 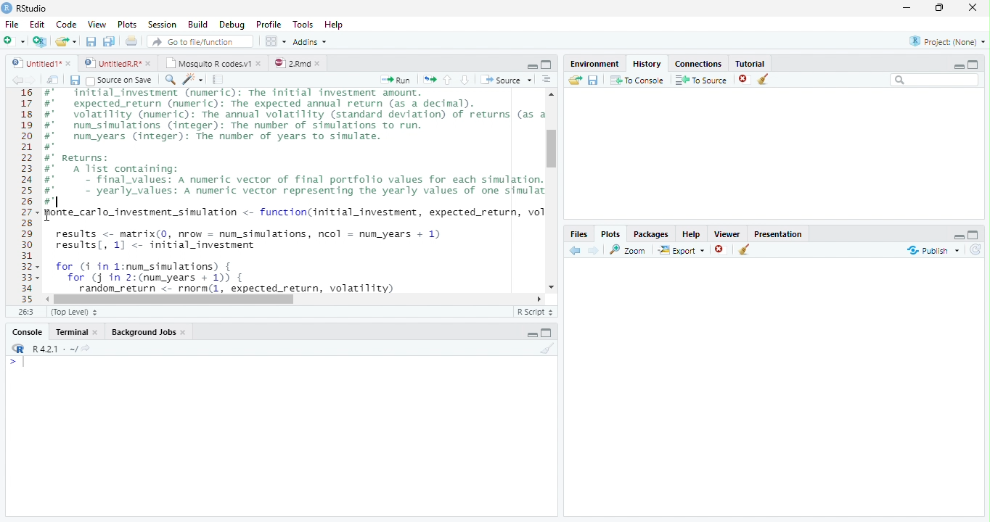 What do you see at coordinates (531, 334) in the screenshot?
I see `Hide` at bounding box center [531, 334].